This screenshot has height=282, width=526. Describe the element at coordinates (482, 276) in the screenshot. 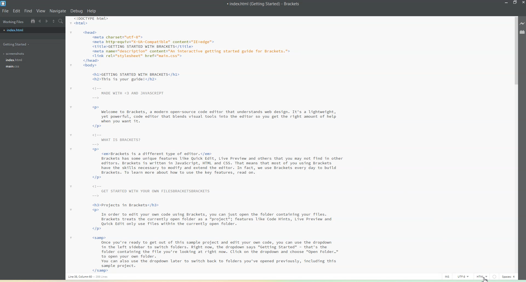

I see `HTML` at that location.